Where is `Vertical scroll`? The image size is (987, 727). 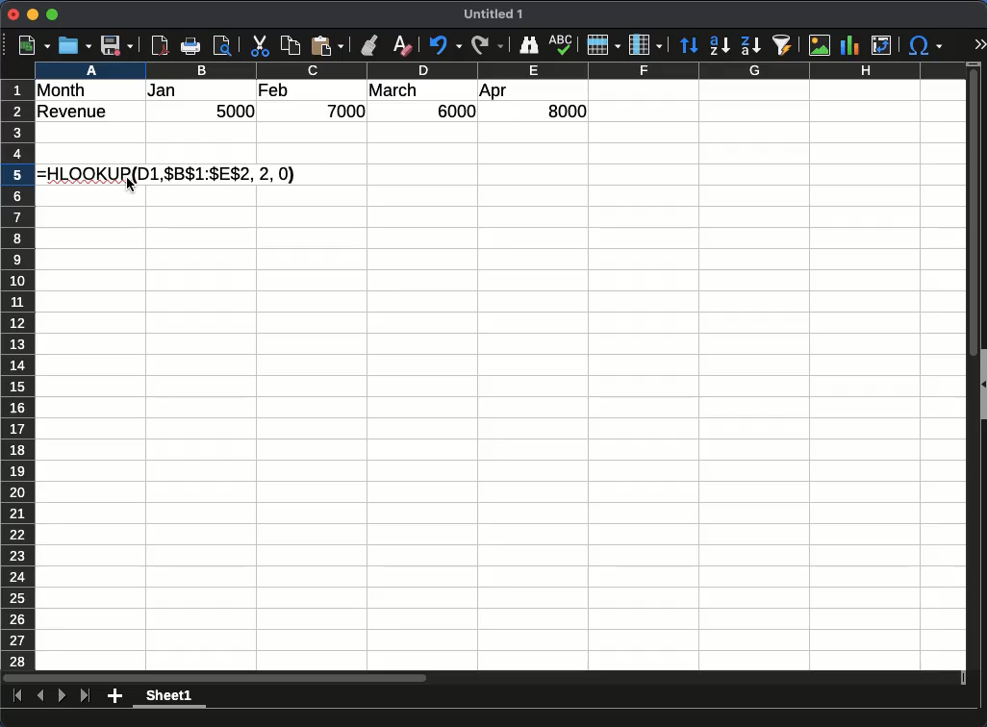
Vertical scroll is located at coordinates (974, 366).